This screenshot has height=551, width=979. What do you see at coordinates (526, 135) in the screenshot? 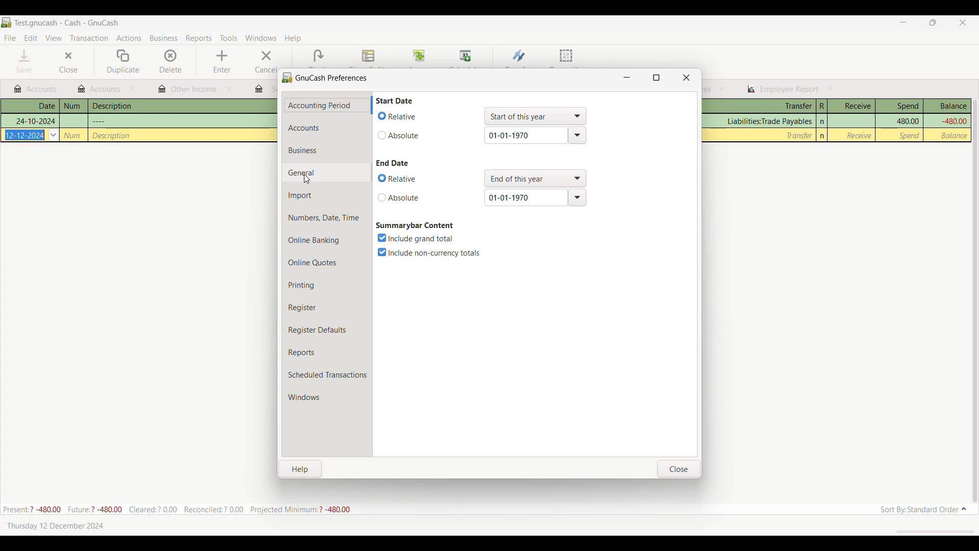
I see `Text box to type in date` at bounding box center [526, 135].